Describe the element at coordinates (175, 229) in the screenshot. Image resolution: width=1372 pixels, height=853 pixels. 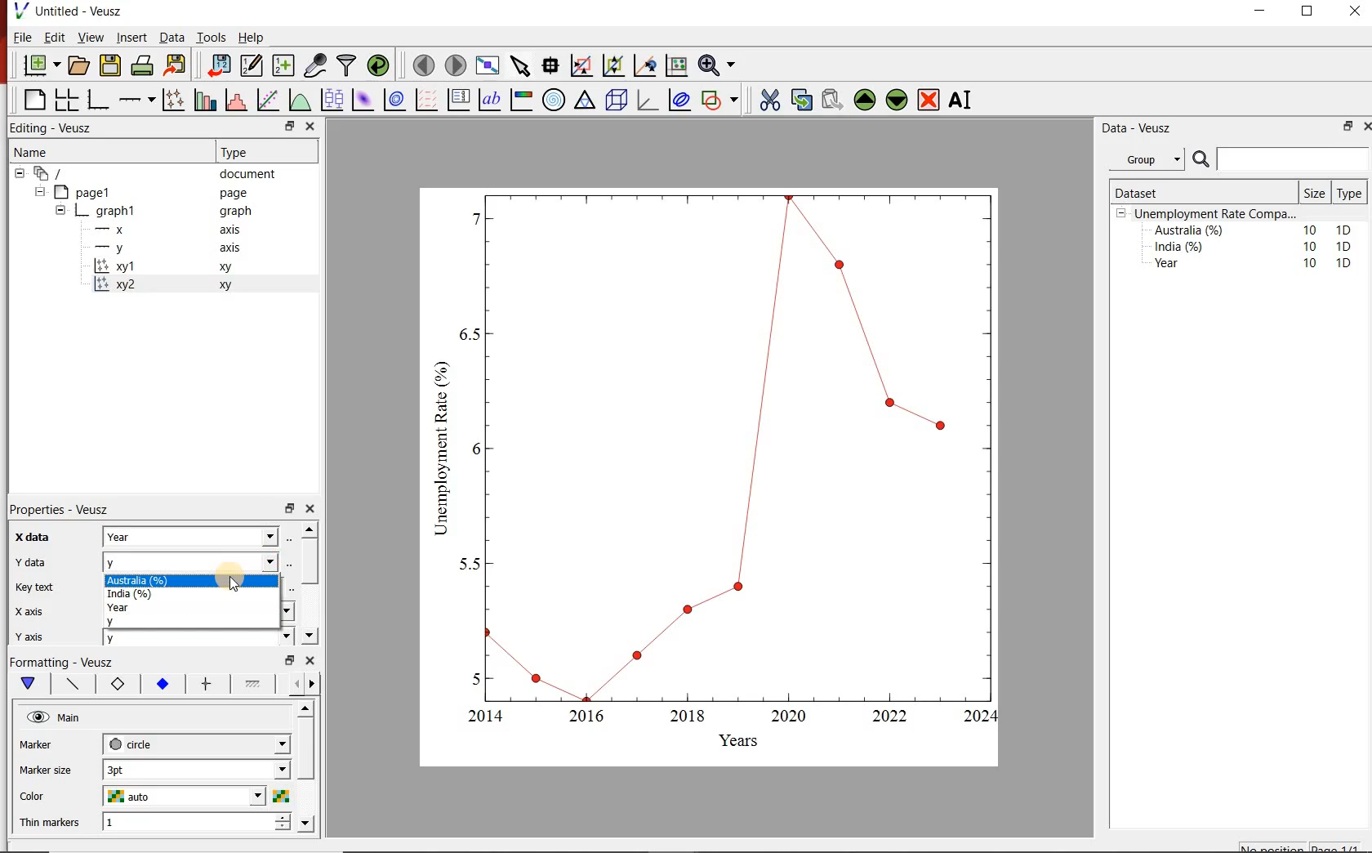
I see `x axis` at that location.